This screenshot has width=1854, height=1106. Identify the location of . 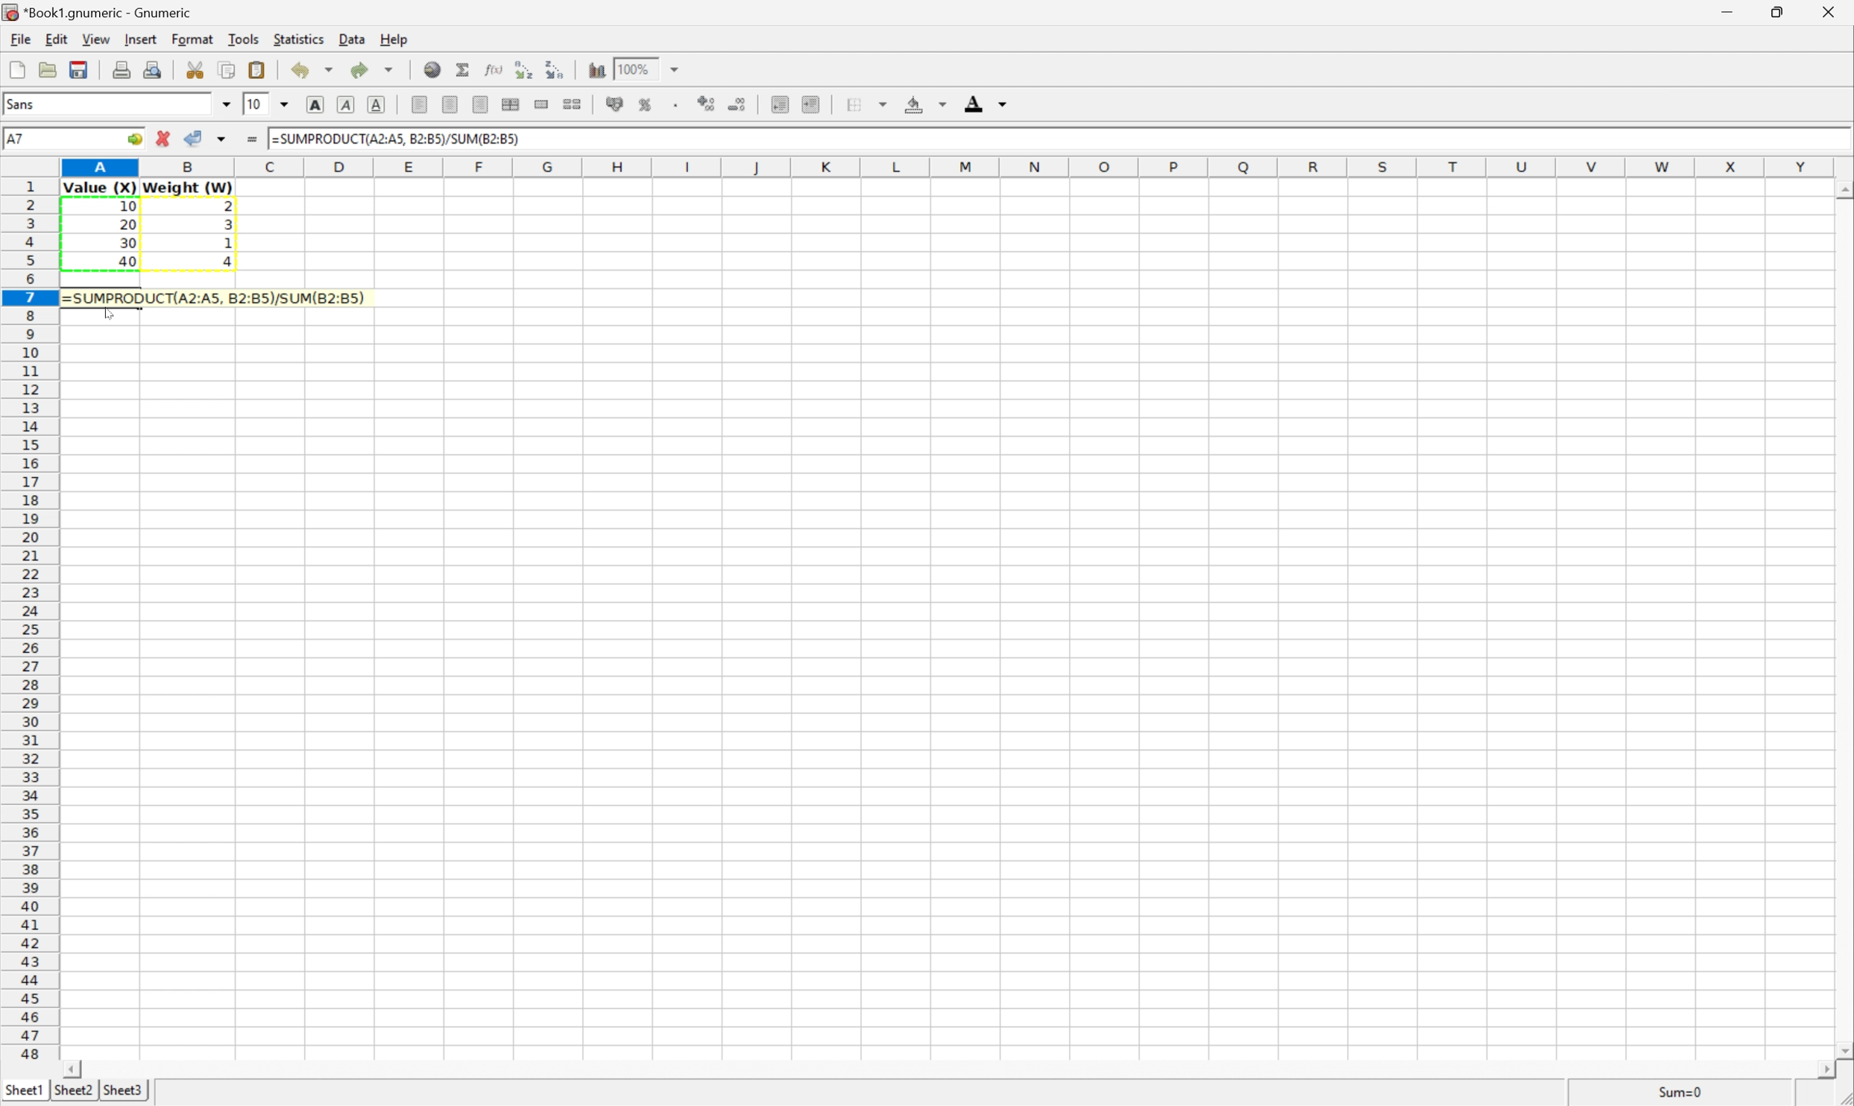
(127, 209).